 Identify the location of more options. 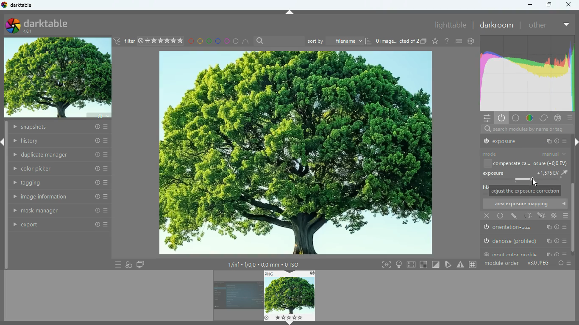
(572, 263).